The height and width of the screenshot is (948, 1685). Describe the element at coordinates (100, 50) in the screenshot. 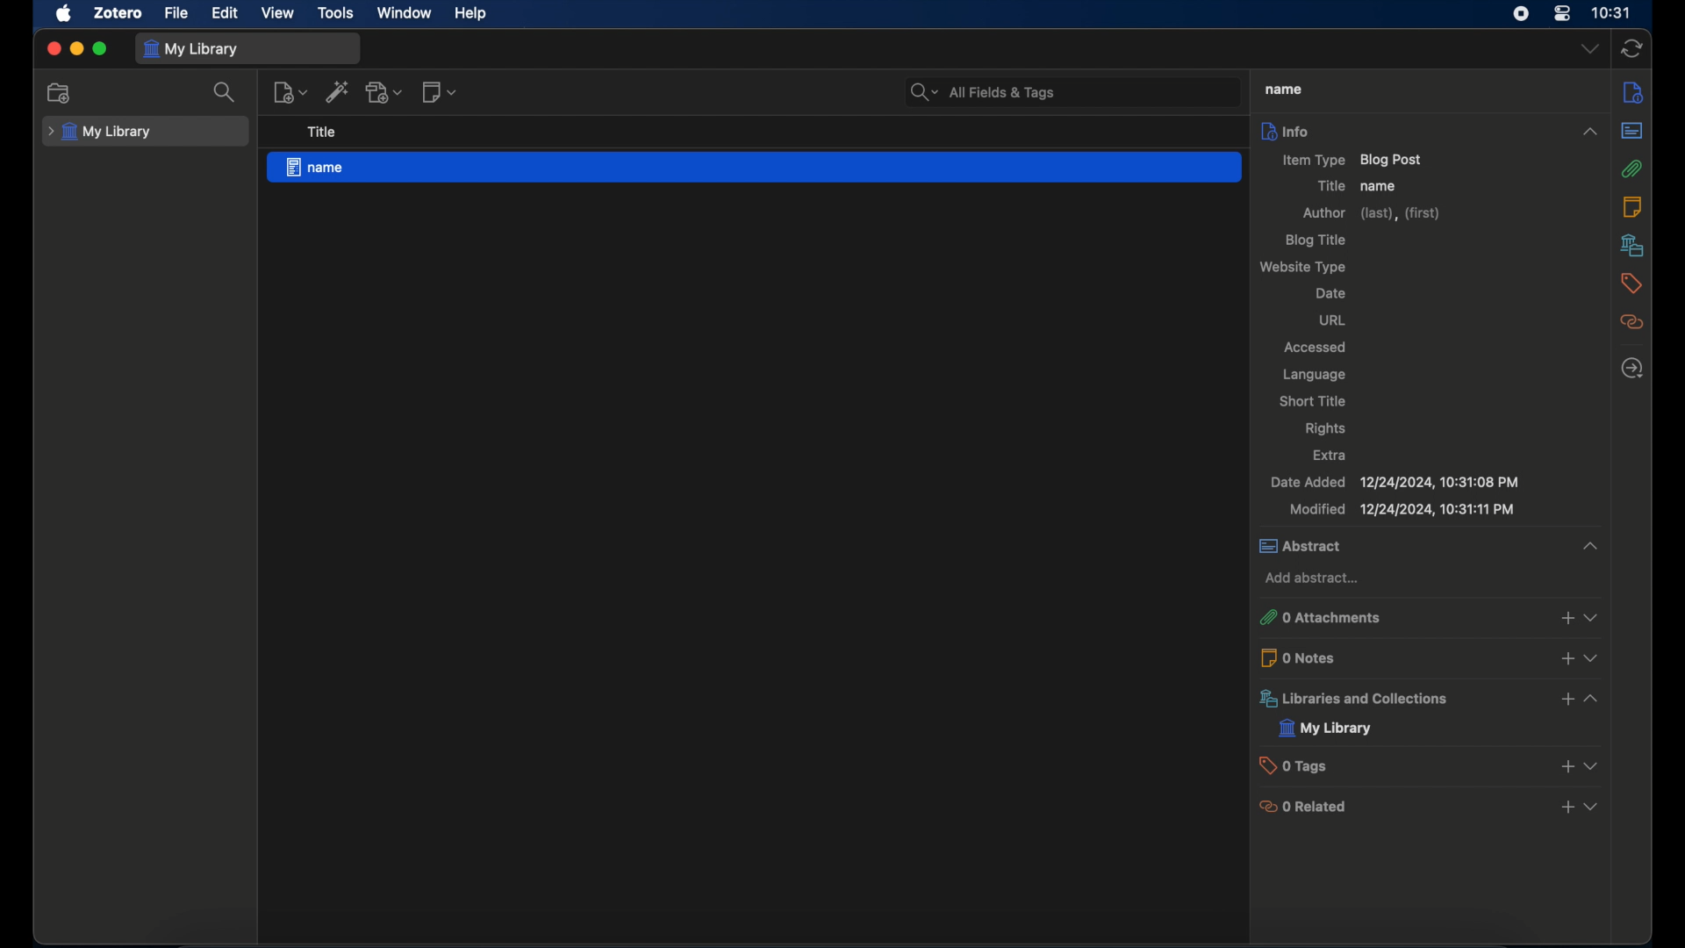

I see `maximize` at that location.